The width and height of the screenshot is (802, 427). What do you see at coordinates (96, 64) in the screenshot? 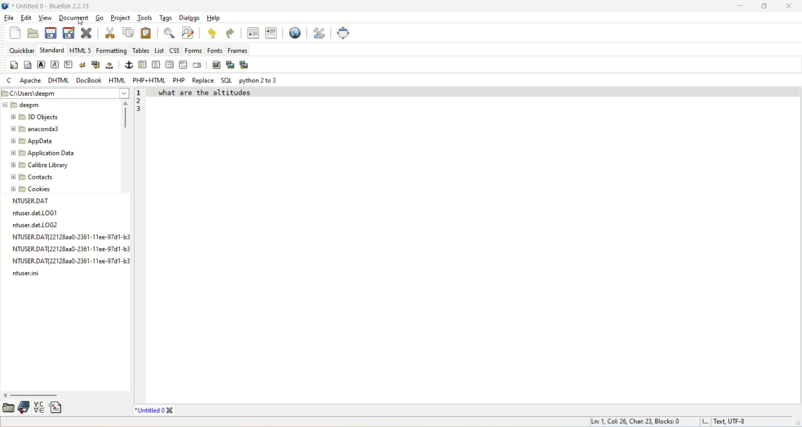
I see `break and clear` at bounding box center [96, 64].